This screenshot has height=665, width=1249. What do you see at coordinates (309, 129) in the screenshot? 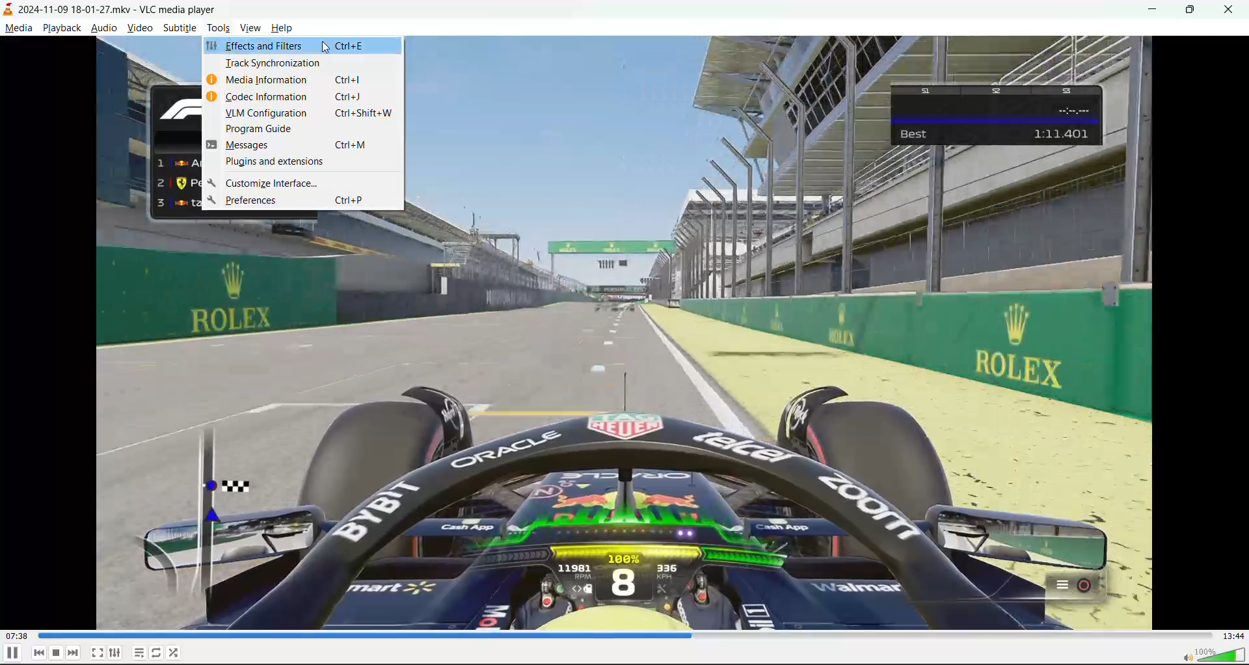
I see `program guide` at bounding box center [309, 129].